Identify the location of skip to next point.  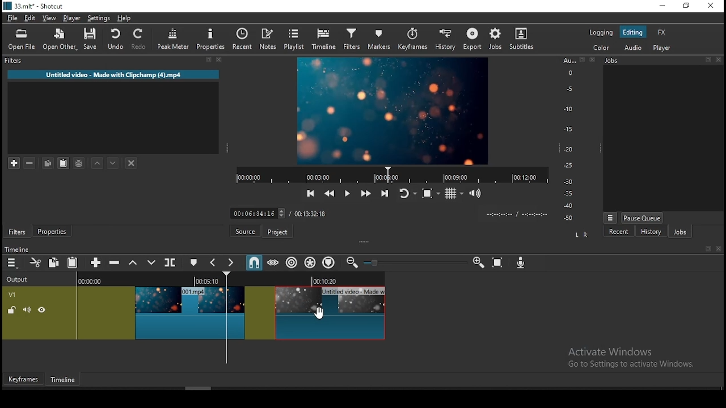
(383, 193).